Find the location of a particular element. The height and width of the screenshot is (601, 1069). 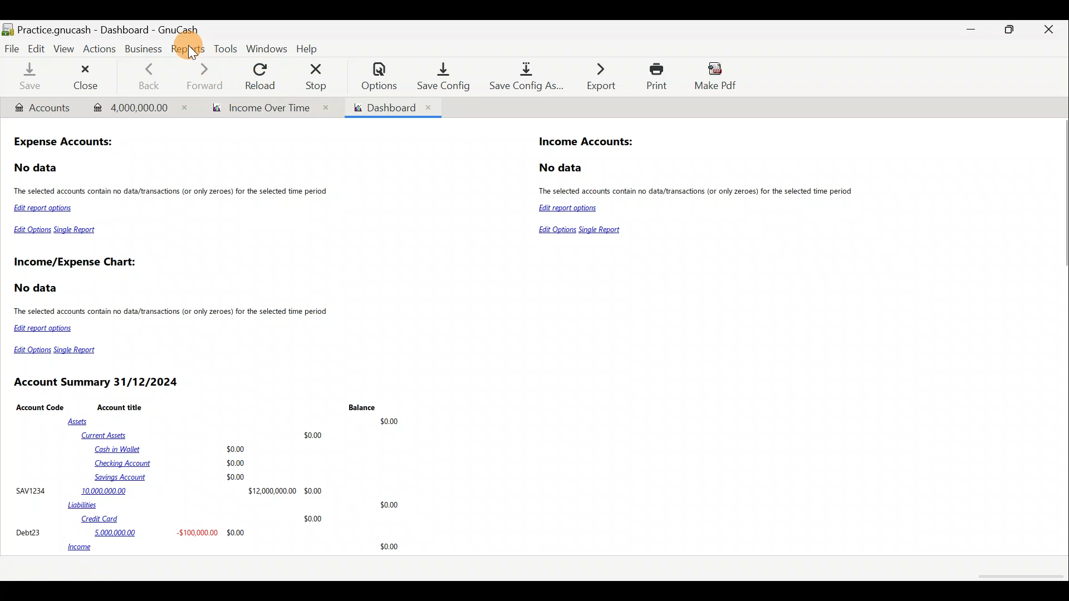

Business is located at coordinates (143, 48).